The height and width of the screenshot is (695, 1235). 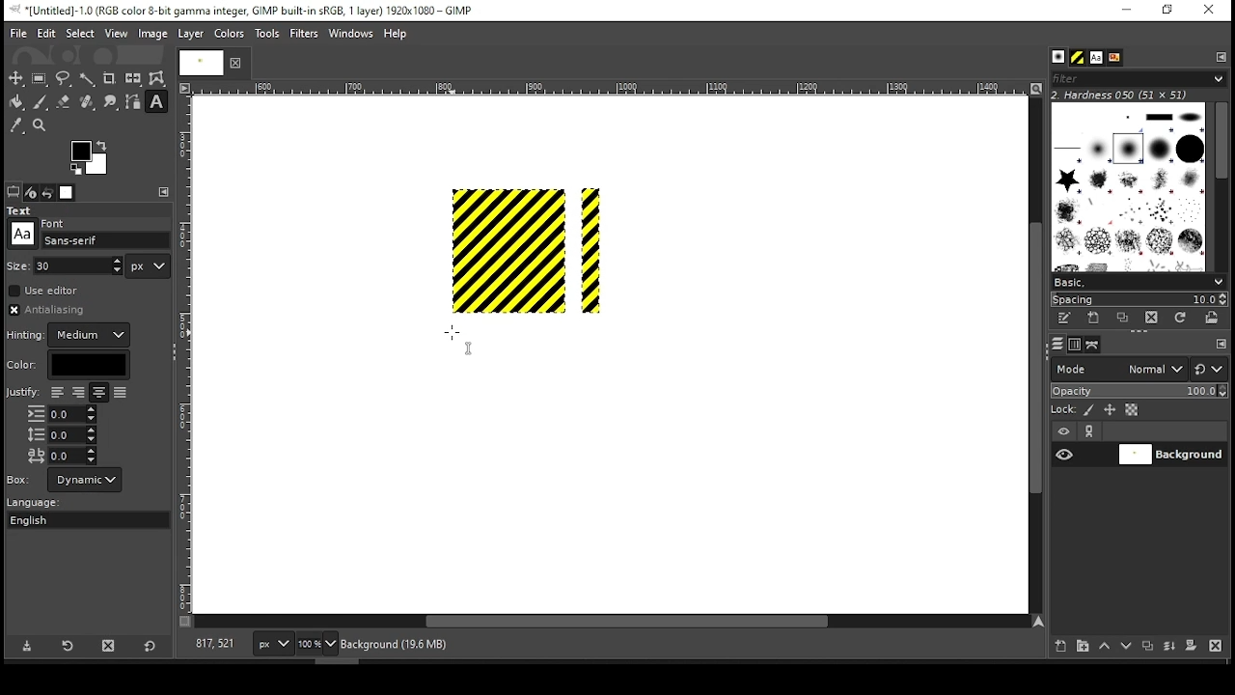 I want to click on document history, so click(x=1113, y=58).